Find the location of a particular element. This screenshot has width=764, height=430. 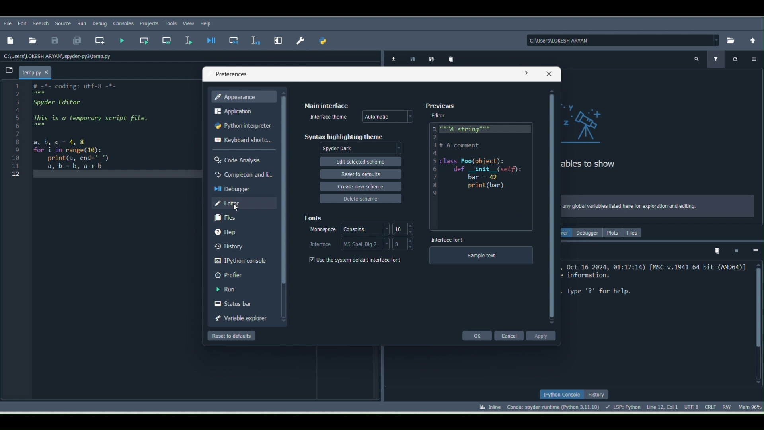

Run current cell( Ctrl + Return) is located at coordinates (144, 39).